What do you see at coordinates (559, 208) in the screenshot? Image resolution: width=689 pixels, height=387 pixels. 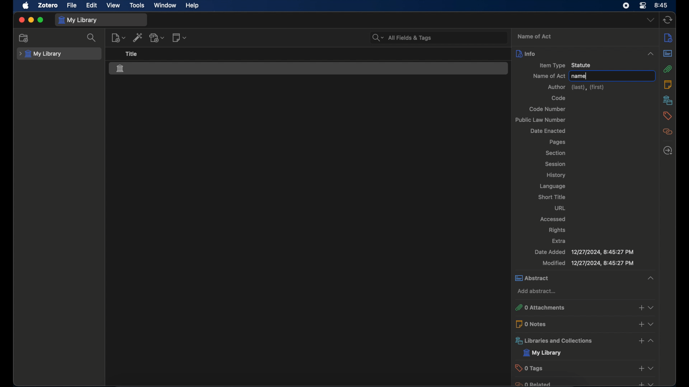 I see `url` at bounding box center [559, 208].